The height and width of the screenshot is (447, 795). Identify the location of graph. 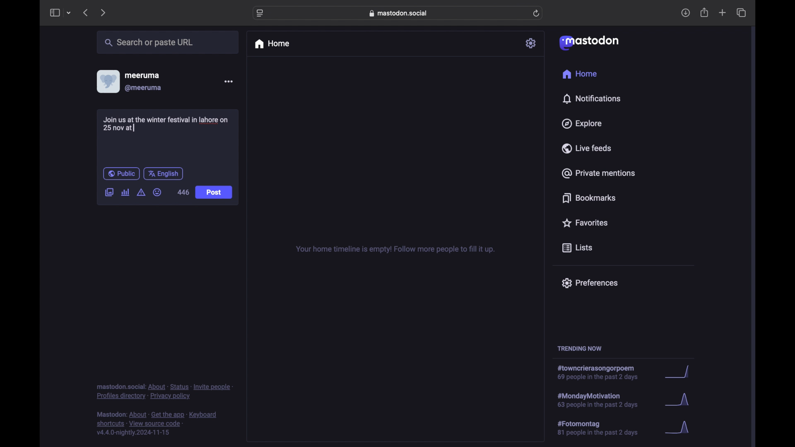
(679, 372).